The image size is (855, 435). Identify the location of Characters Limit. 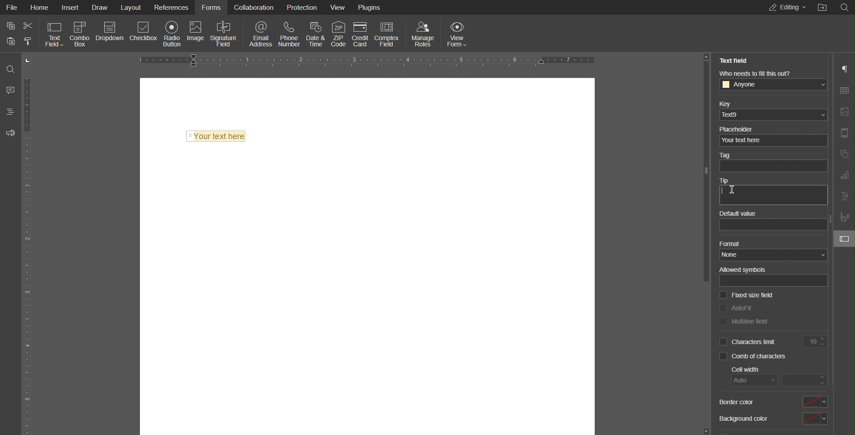
(780, 342).